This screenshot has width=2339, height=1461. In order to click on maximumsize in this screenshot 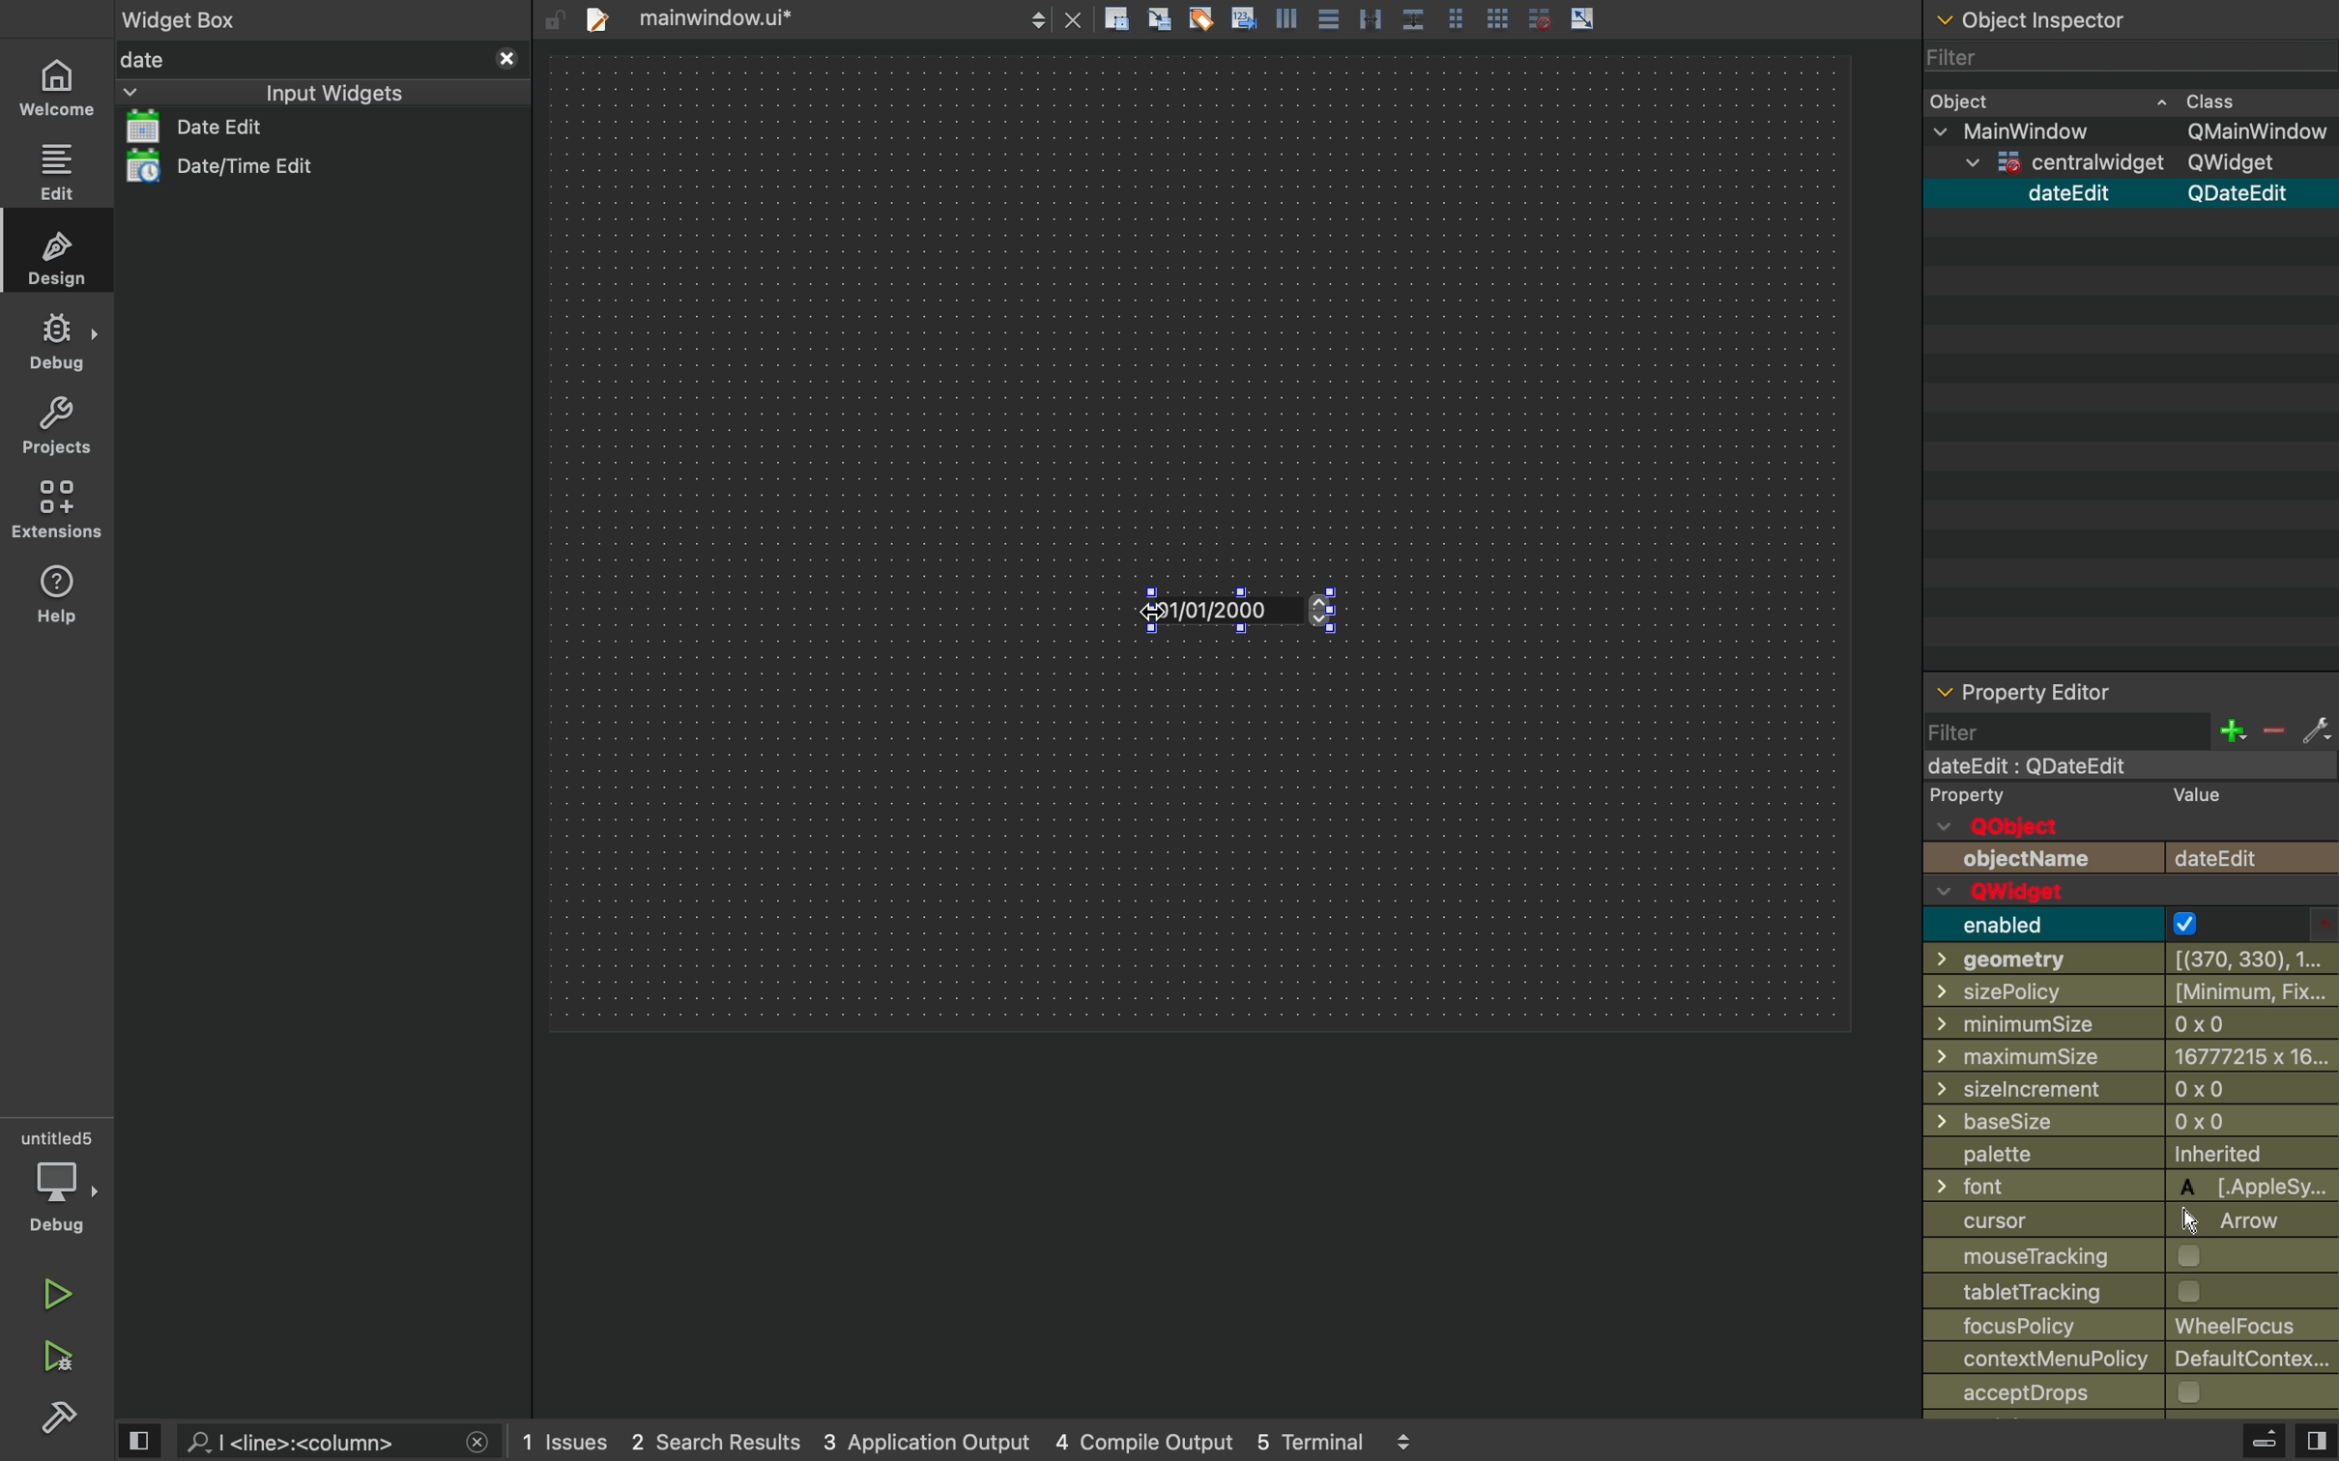, I will do `click(2130, 1058)`.